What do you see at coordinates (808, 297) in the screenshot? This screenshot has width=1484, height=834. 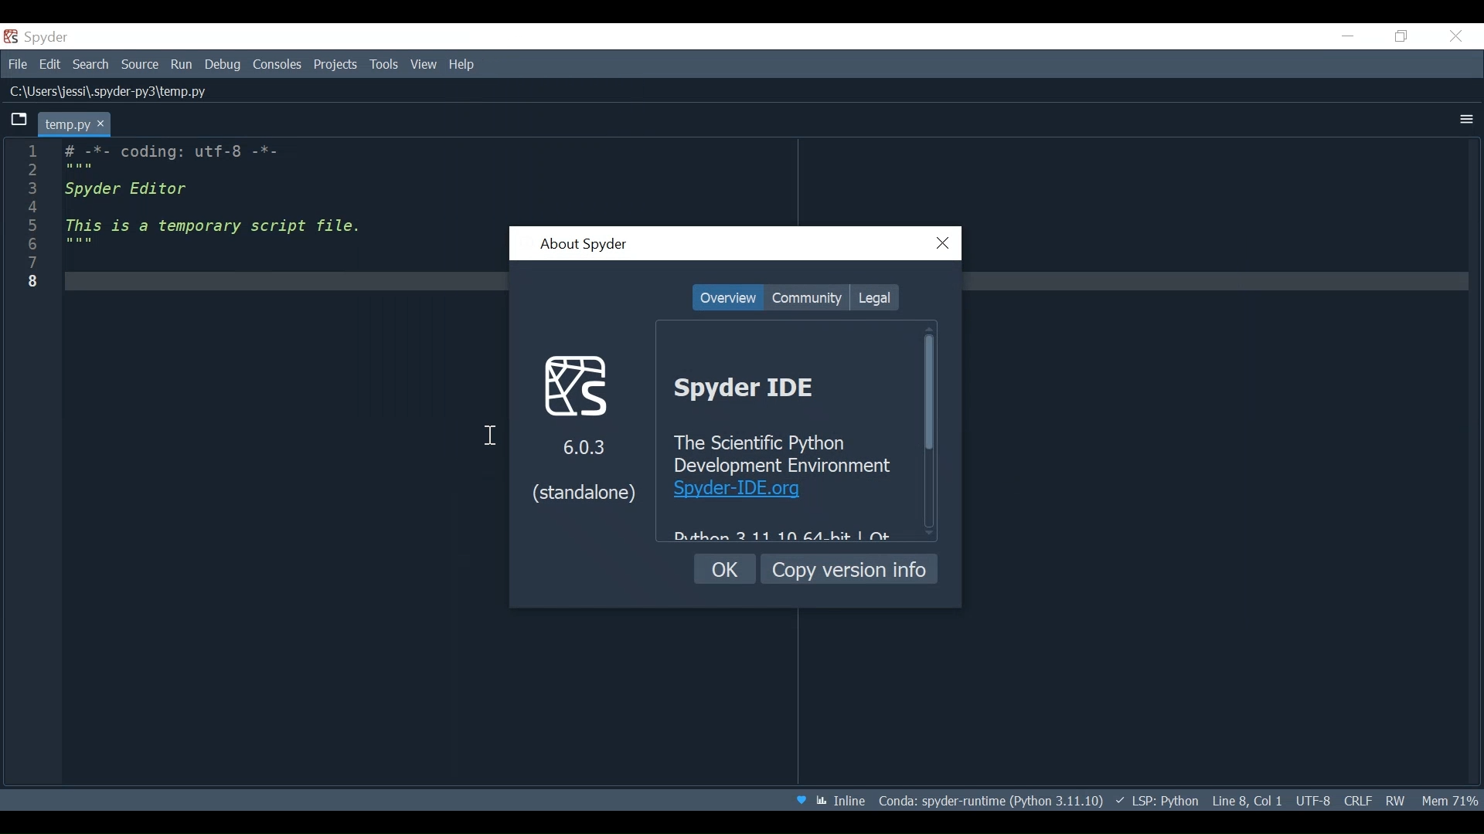 I see `Community` at bounding box center [808, 297].